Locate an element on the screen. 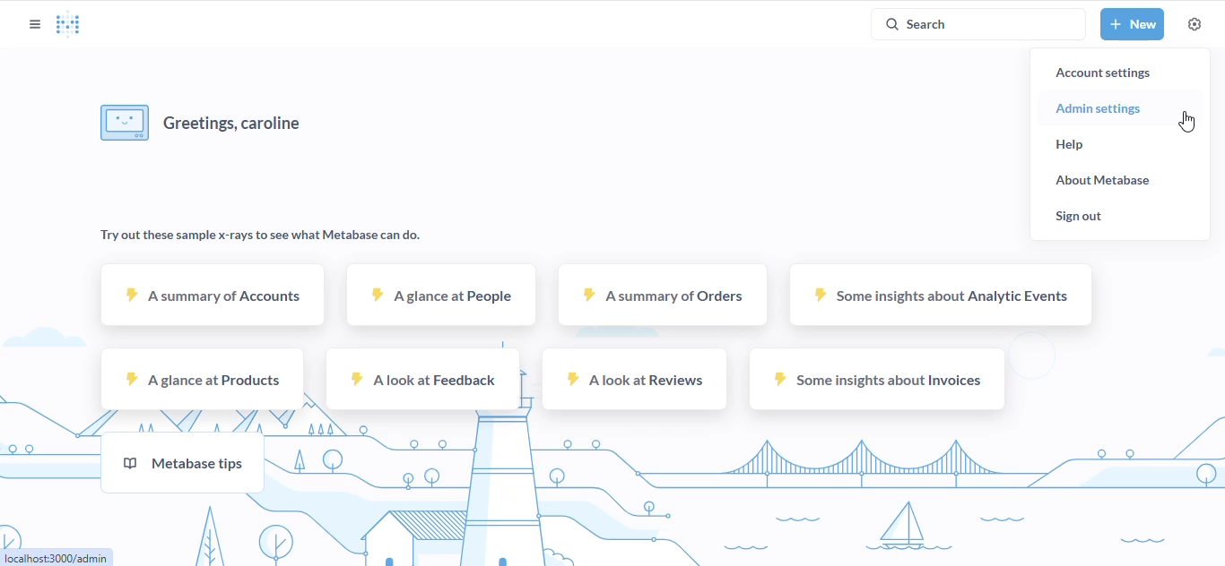  about metabase is located at coordinates (1102, 181).